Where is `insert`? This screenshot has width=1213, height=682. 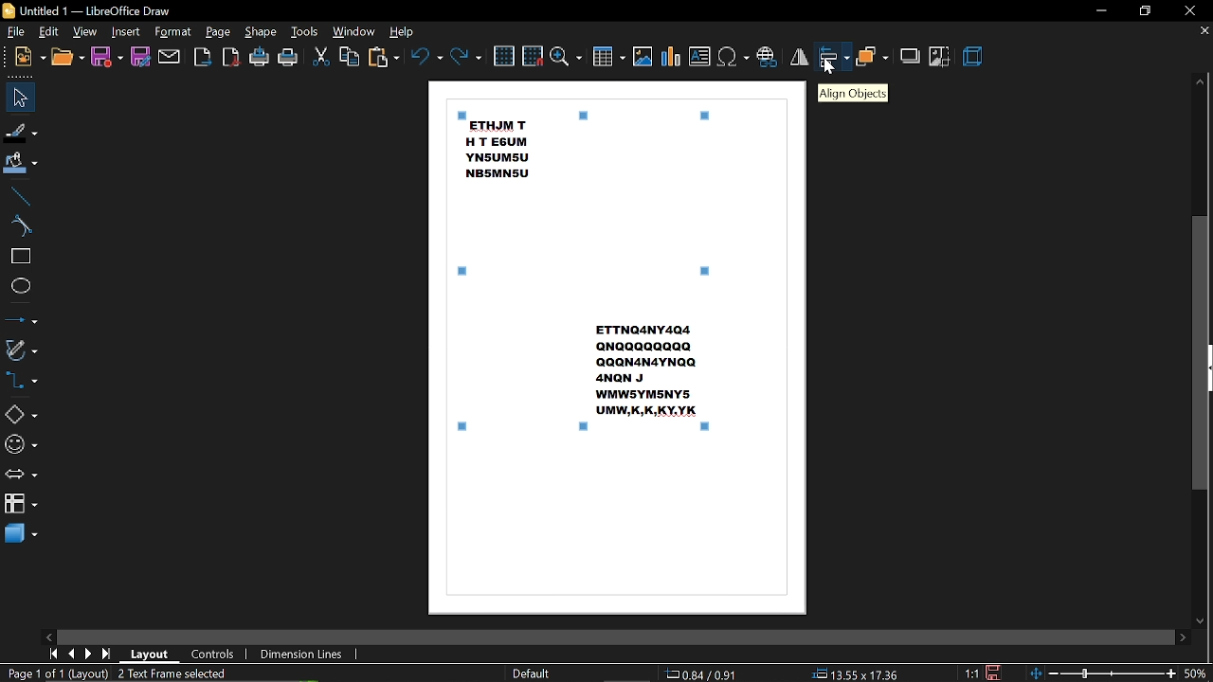
insert is located at coordinates (126, 32).